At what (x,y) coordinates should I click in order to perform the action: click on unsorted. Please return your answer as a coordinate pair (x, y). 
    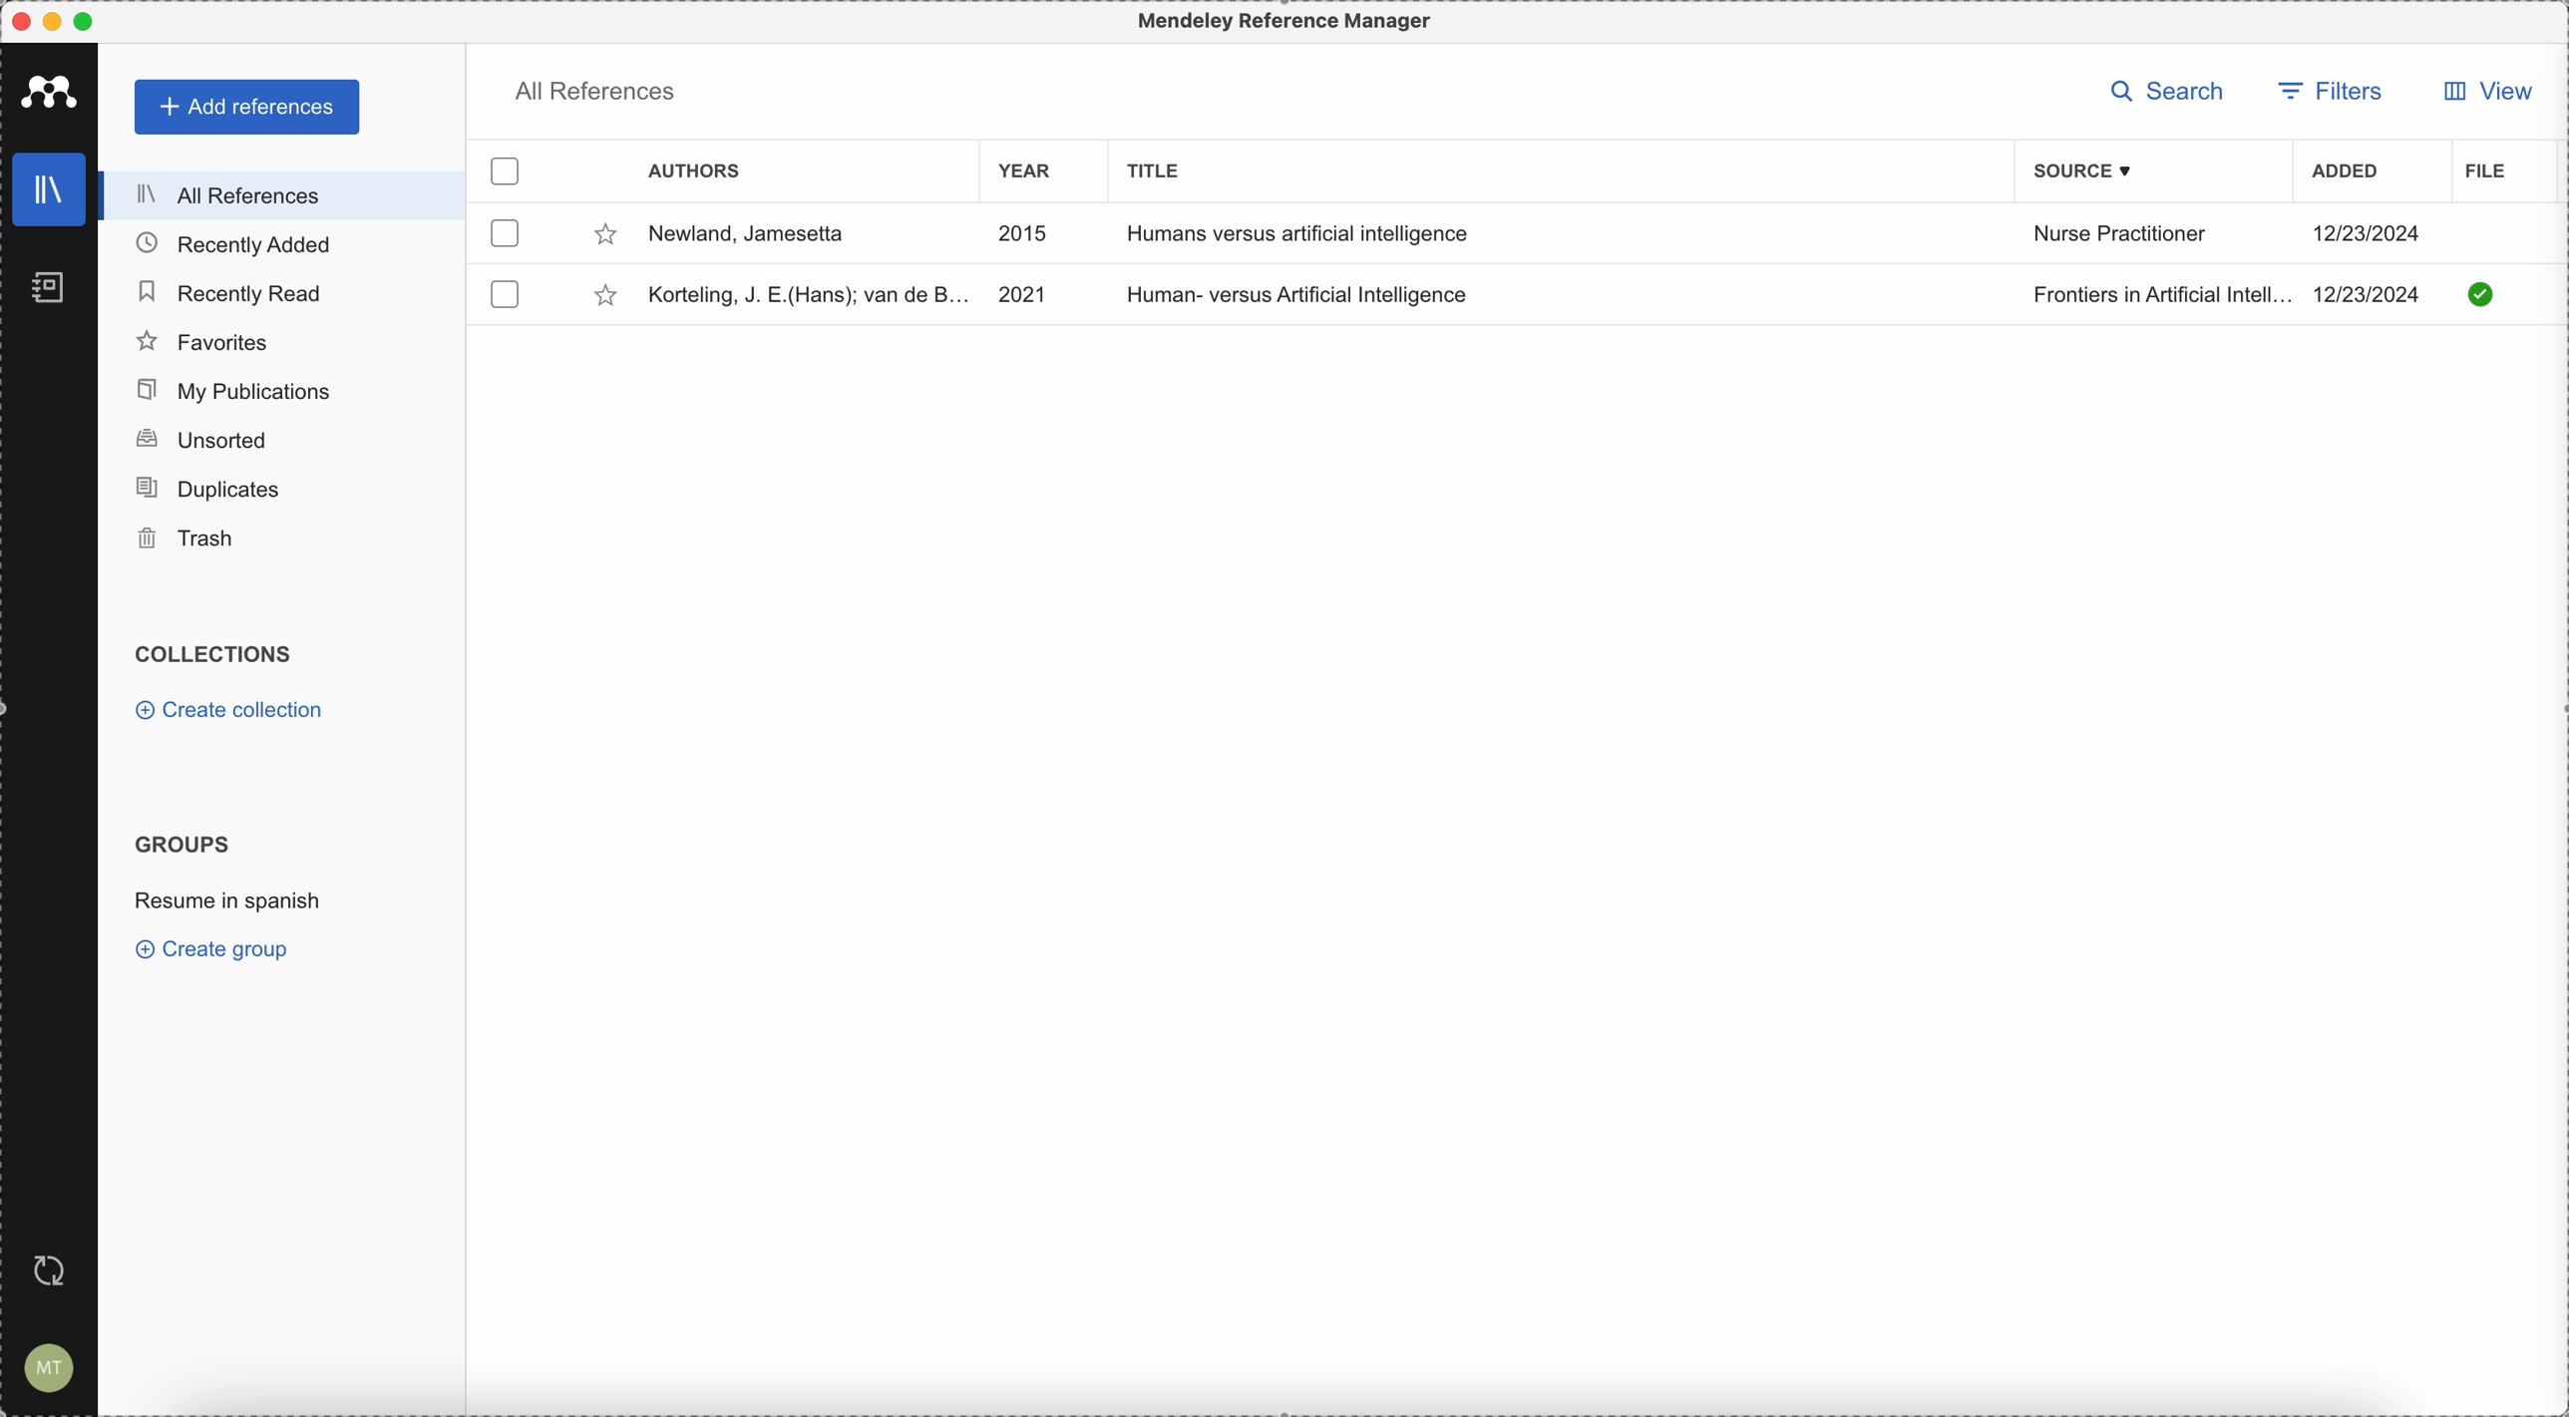
    Looking at the image, I should click on (202, 438).